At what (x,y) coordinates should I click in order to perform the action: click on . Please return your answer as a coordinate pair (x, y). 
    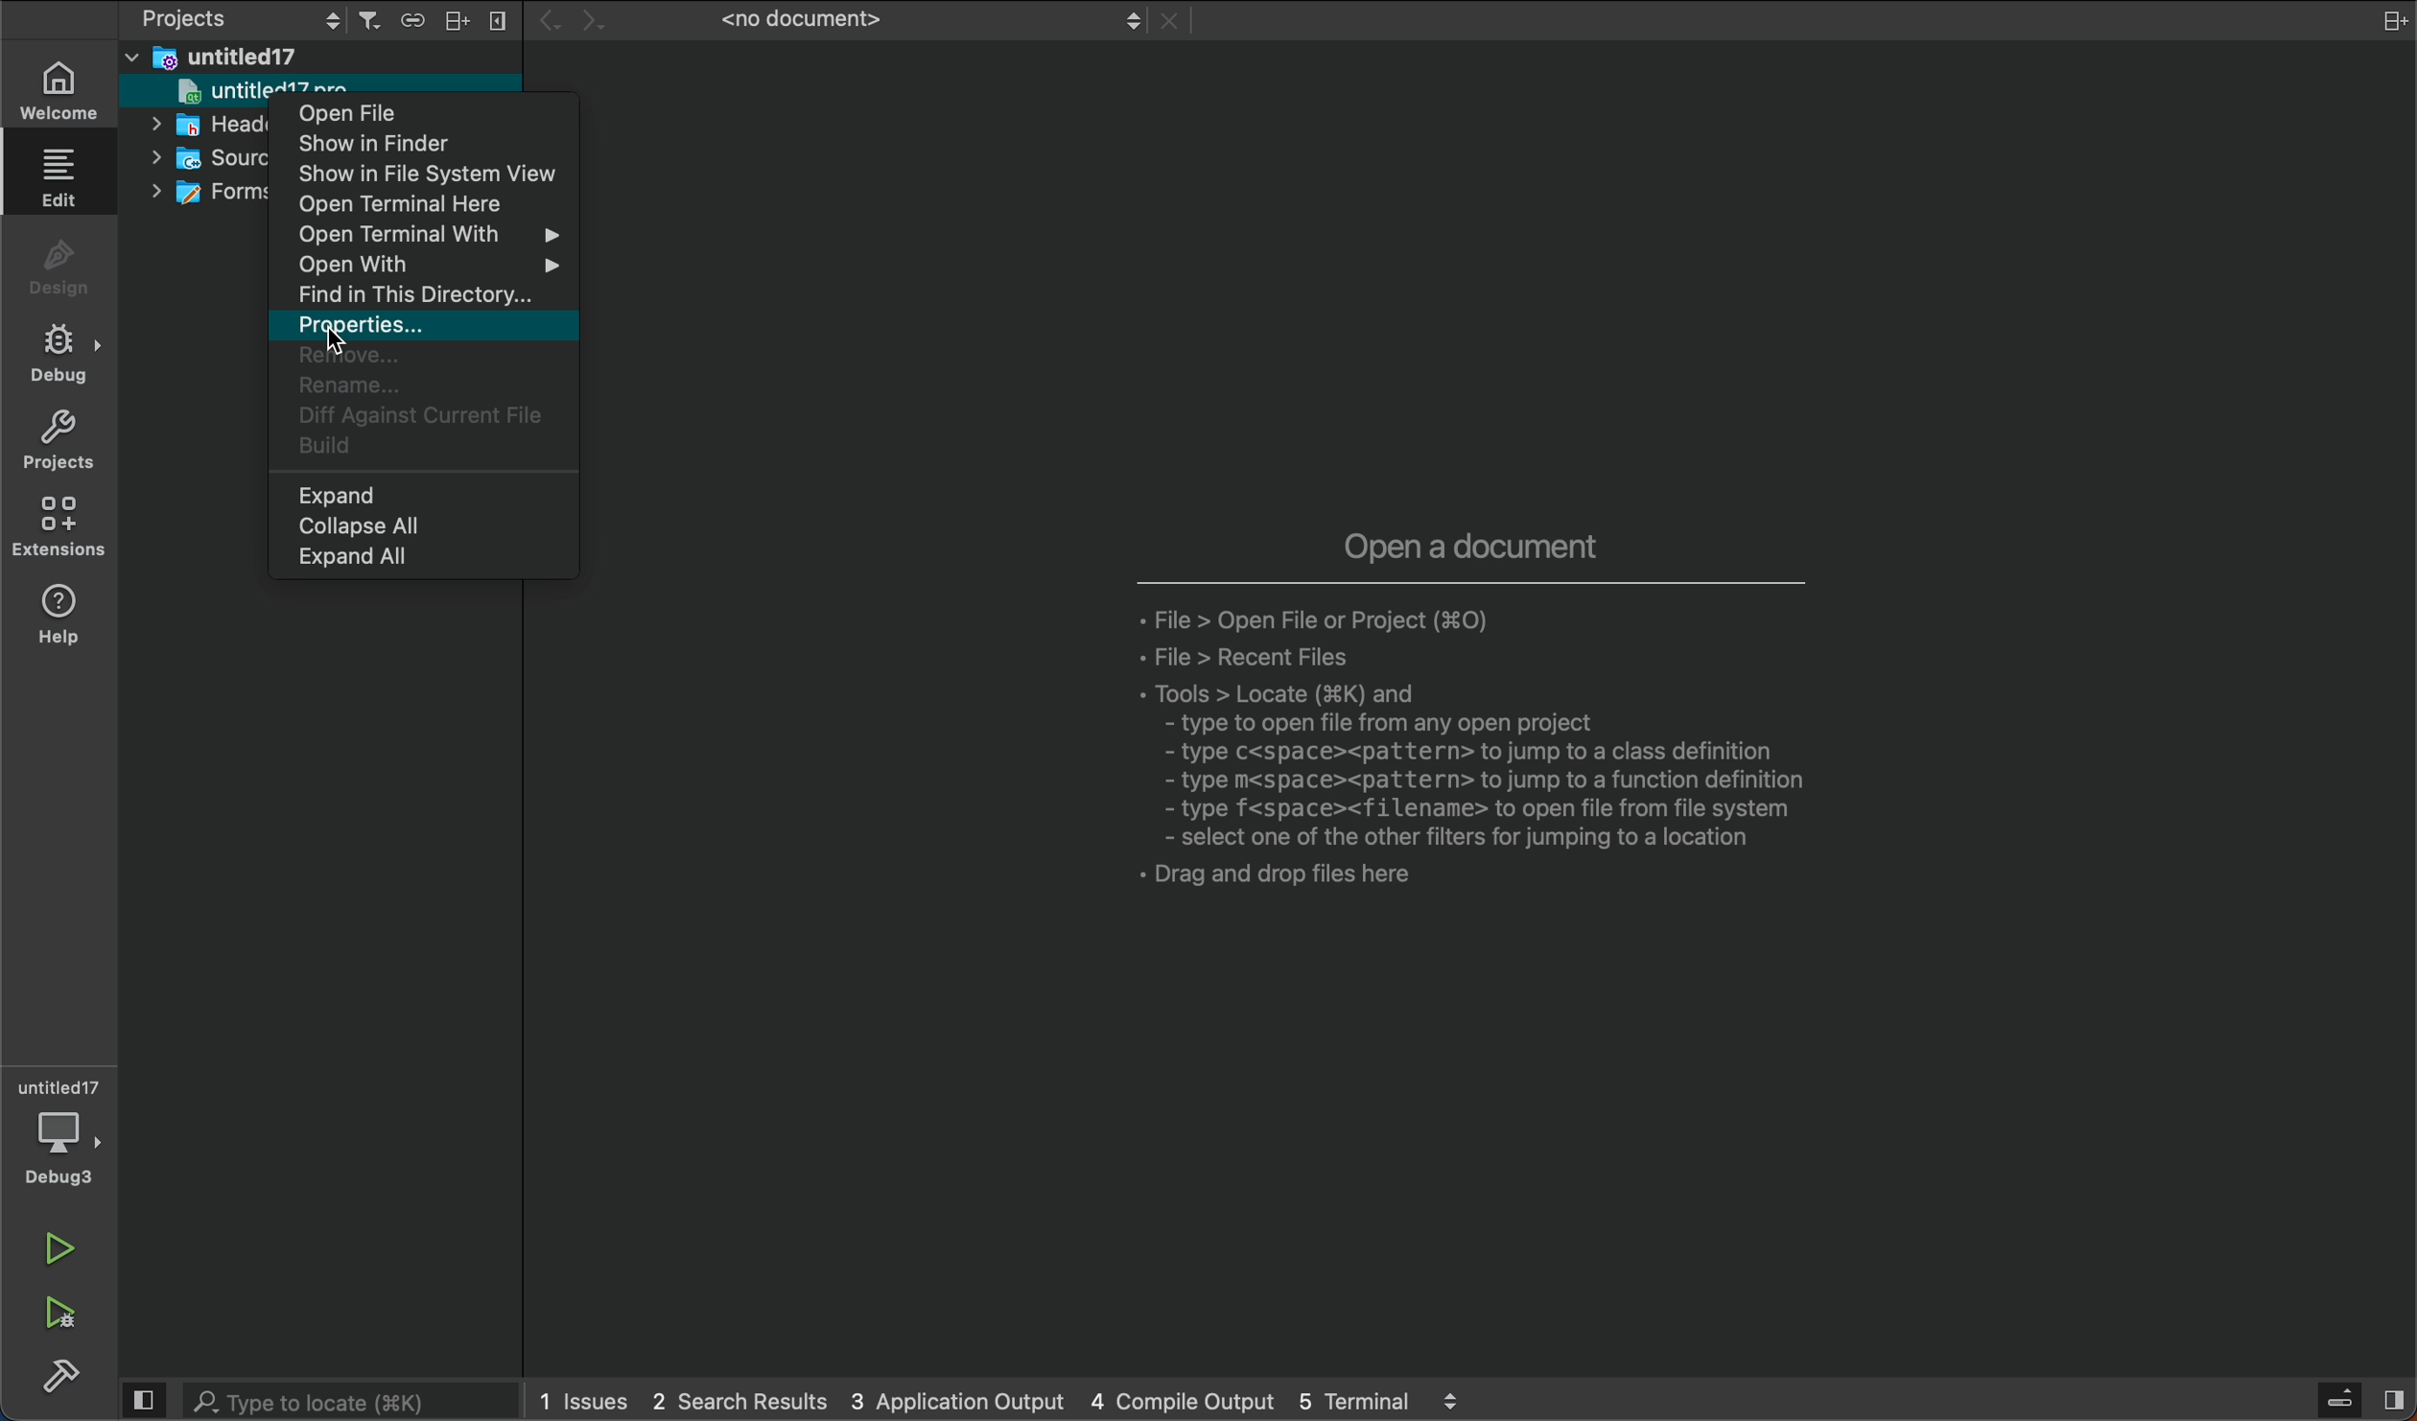
    Looking at the image, I should click on (209, 192).